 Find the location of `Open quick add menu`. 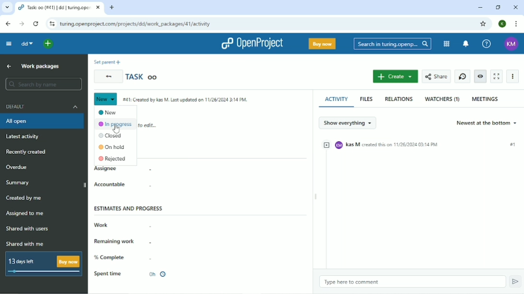

Open quick add menu is located at coordinates (48, 44).